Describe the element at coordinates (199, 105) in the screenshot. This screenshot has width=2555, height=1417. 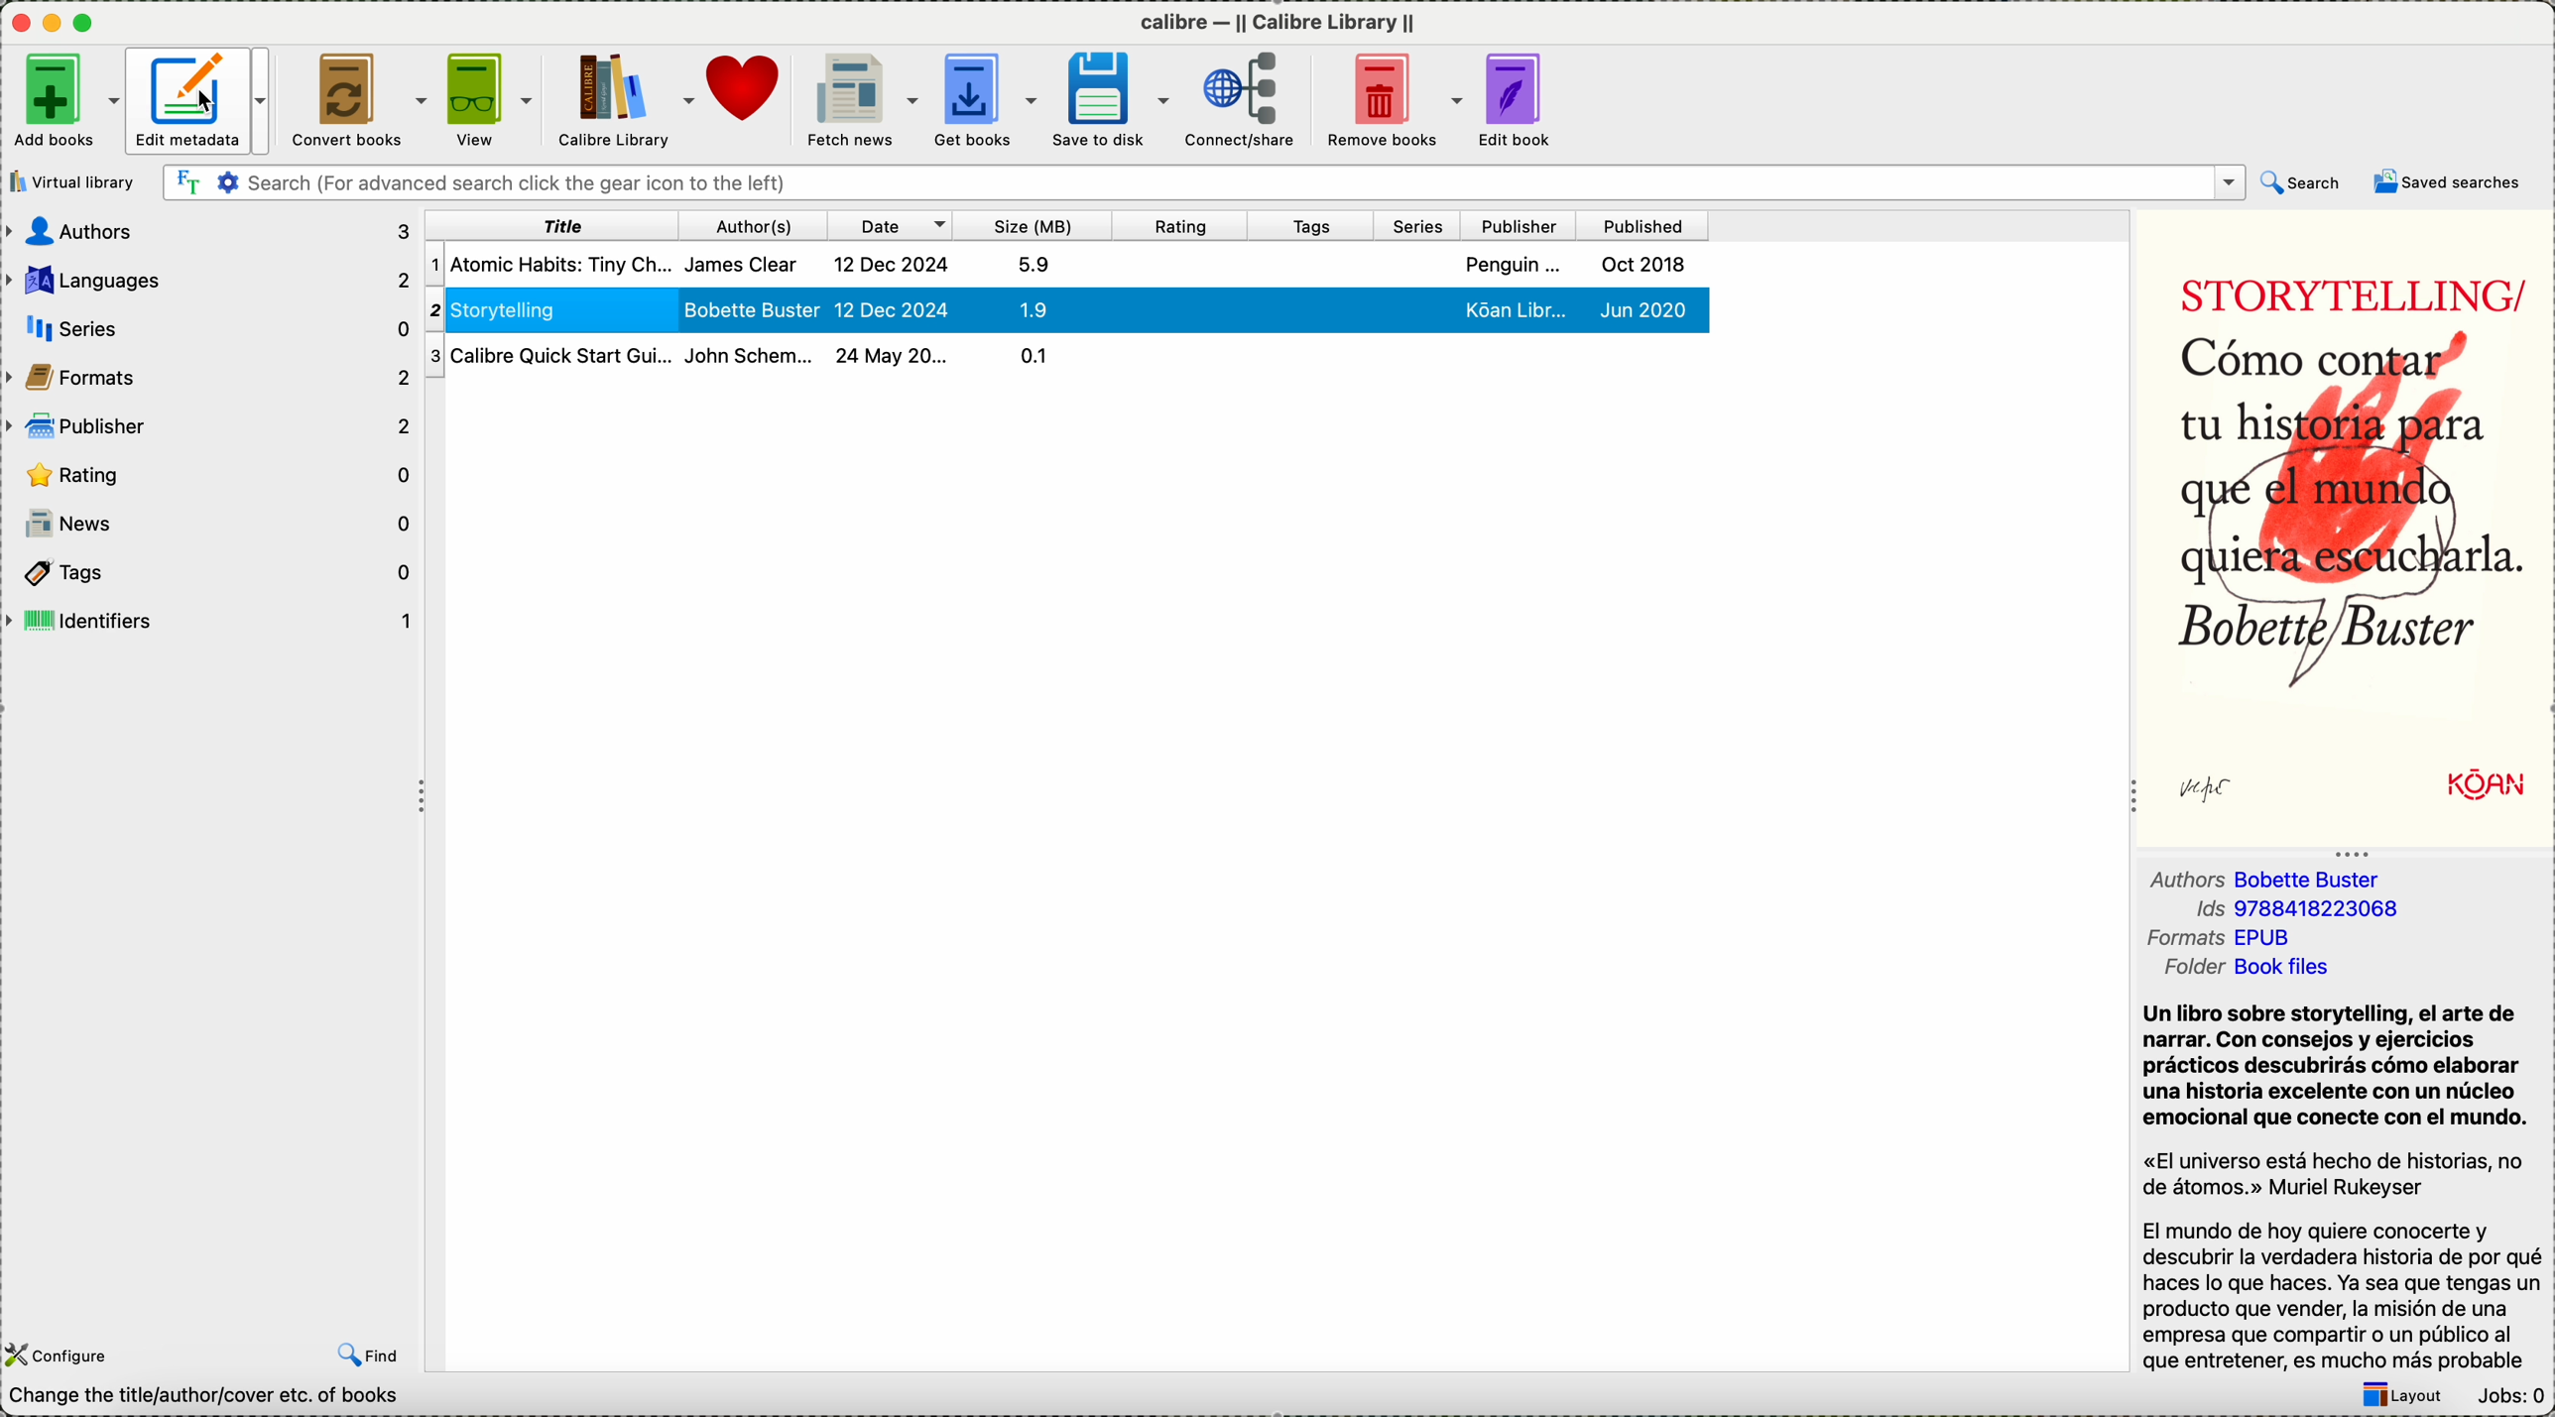
I see `click on edit metadata` at that location.